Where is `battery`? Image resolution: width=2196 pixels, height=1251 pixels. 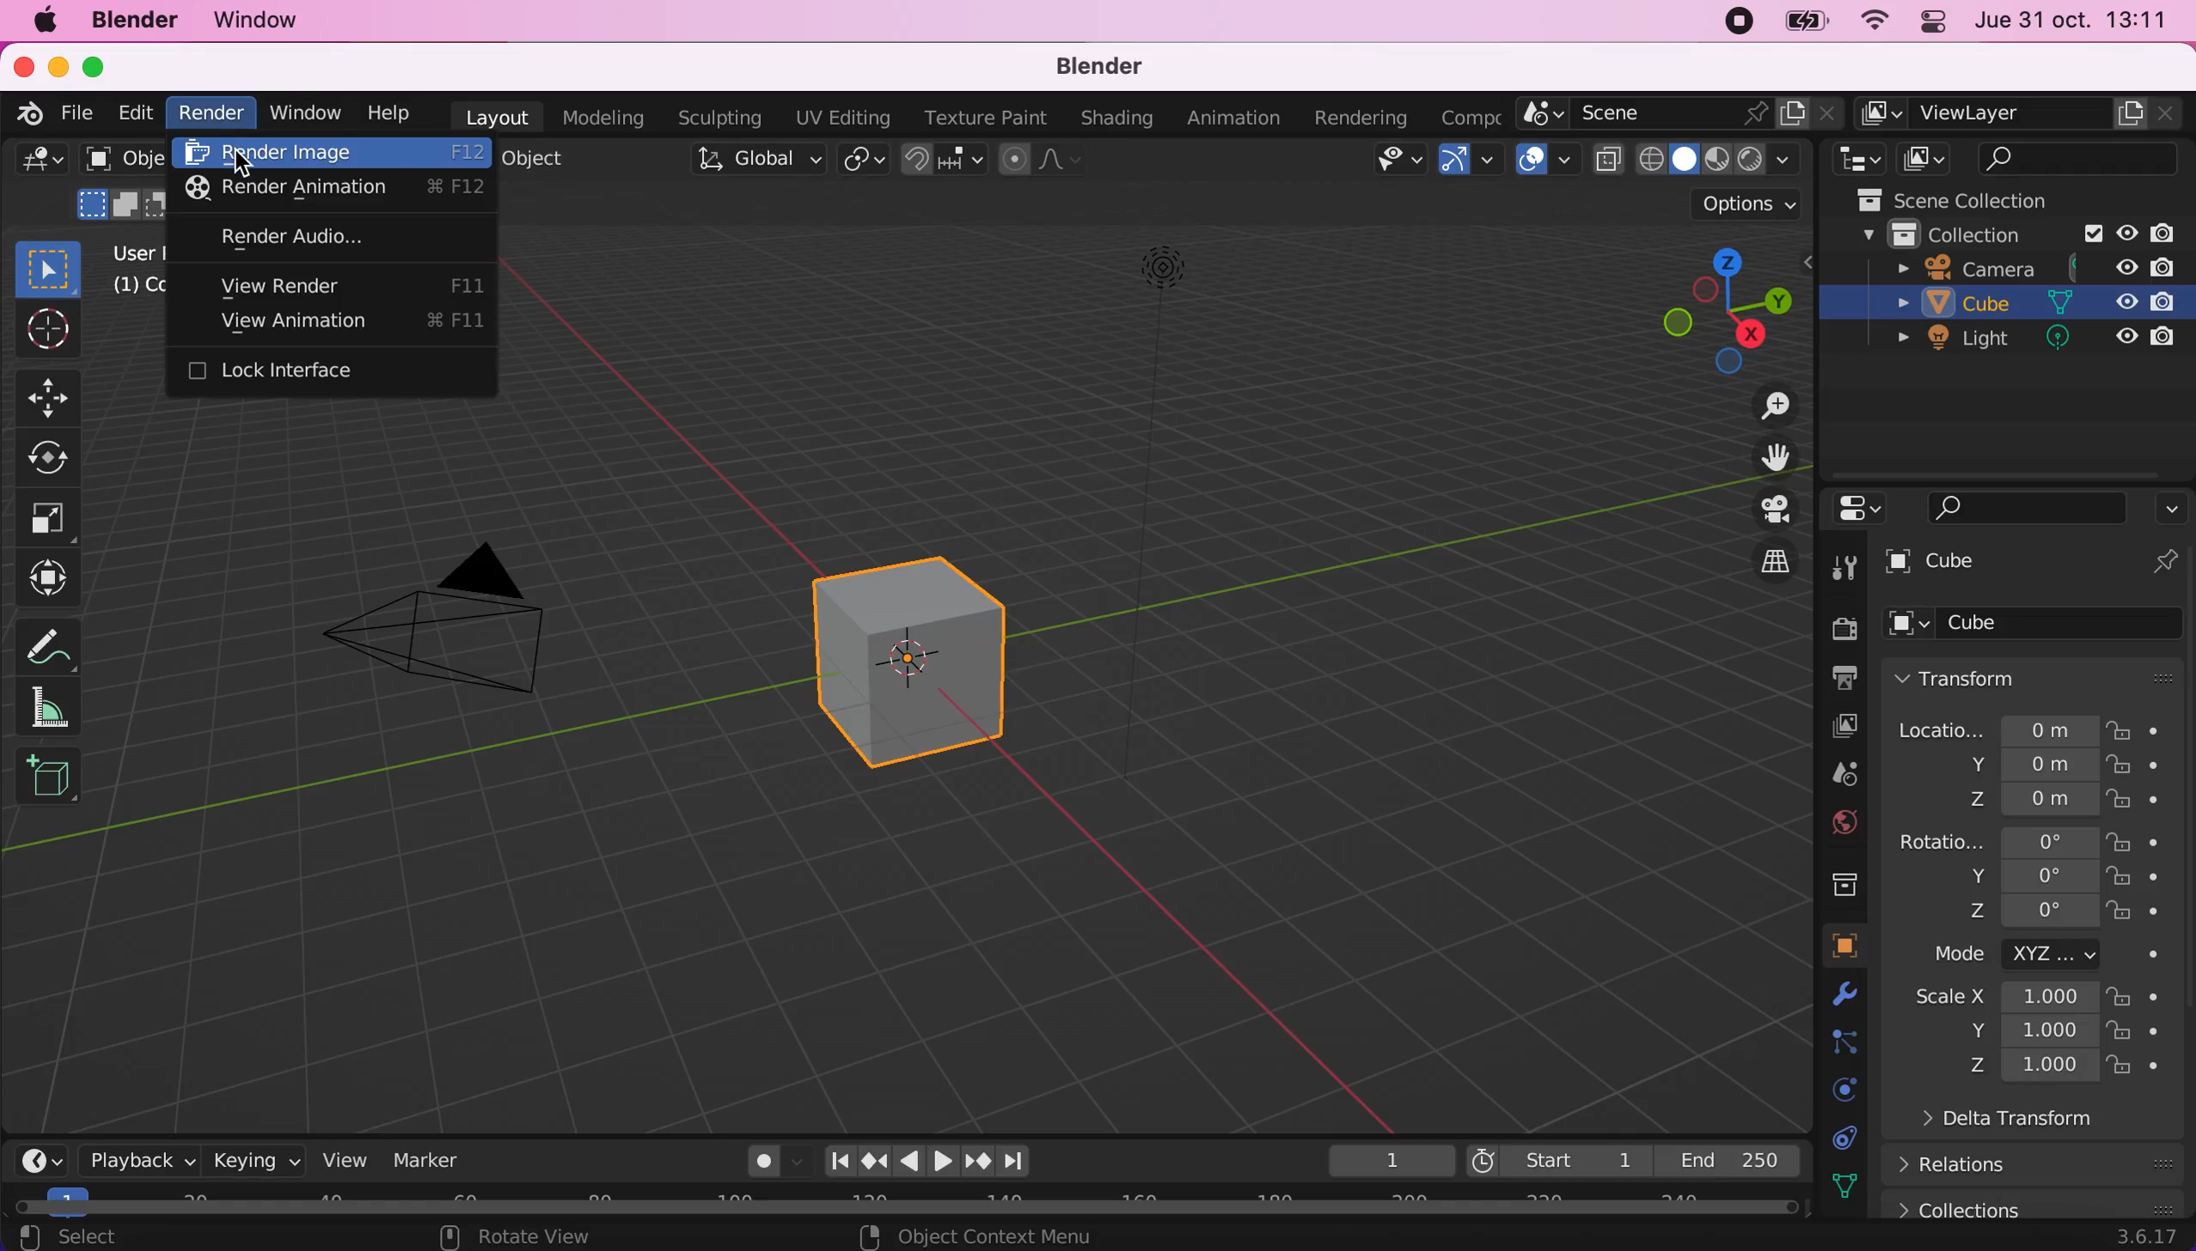
battery is located at coordinates (1809, 23).